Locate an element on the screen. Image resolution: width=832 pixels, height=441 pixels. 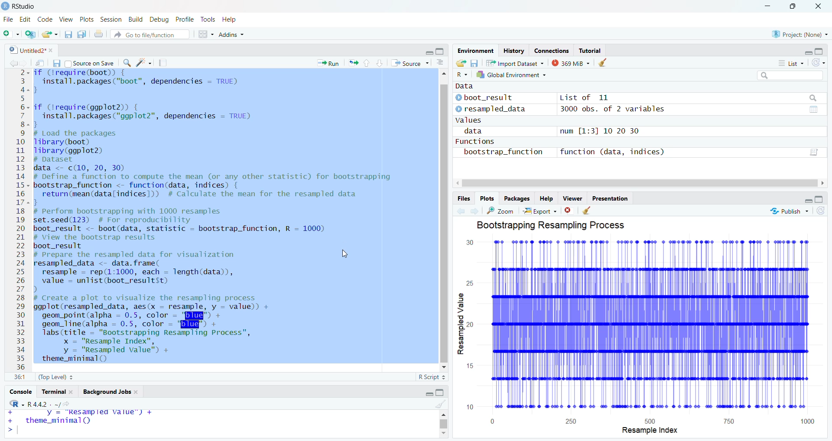
vertical scroll bar is located at coordinates (443, 425).